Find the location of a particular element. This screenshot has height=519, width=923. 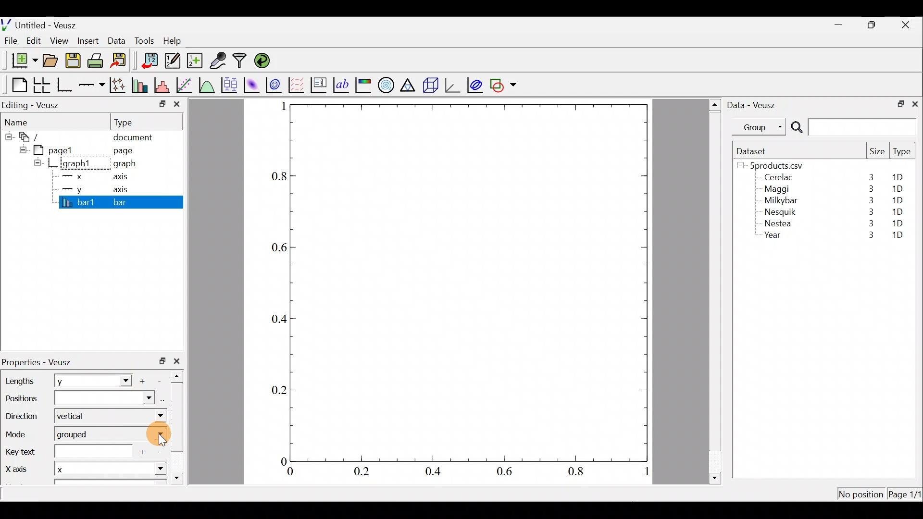

Plot key is located at coordinates (320, 84).